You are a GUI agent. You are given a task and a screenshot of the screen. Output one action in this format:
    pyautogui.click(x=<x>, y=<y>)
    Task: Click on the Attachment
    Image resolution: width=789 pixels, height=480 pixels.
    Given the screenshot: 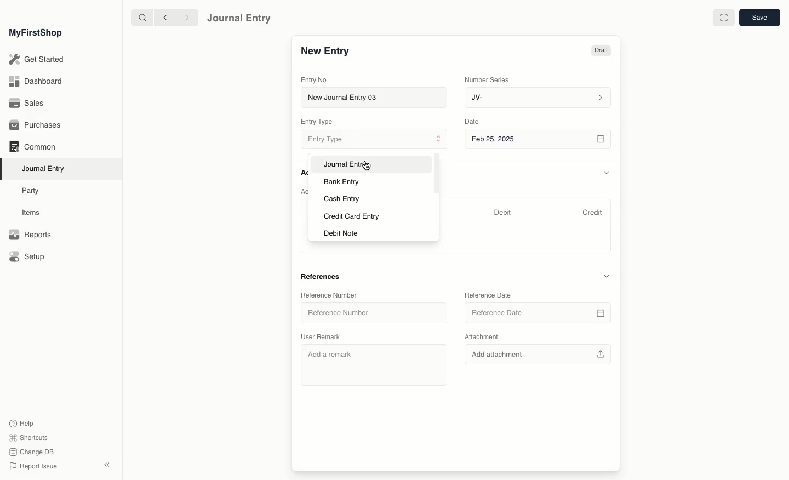 What is the action you would take?
    pyautogui.click(x=482, y=337)
    